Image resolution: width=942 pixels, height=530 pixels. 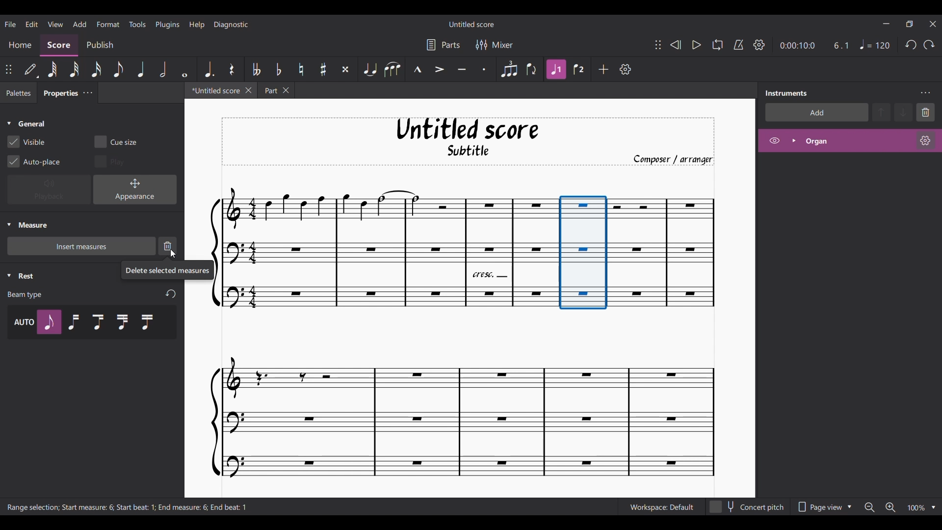 What do you see at coordinates (822, 507) in the screenshot?
I see `Page view options` at bounding box center [822, 507].